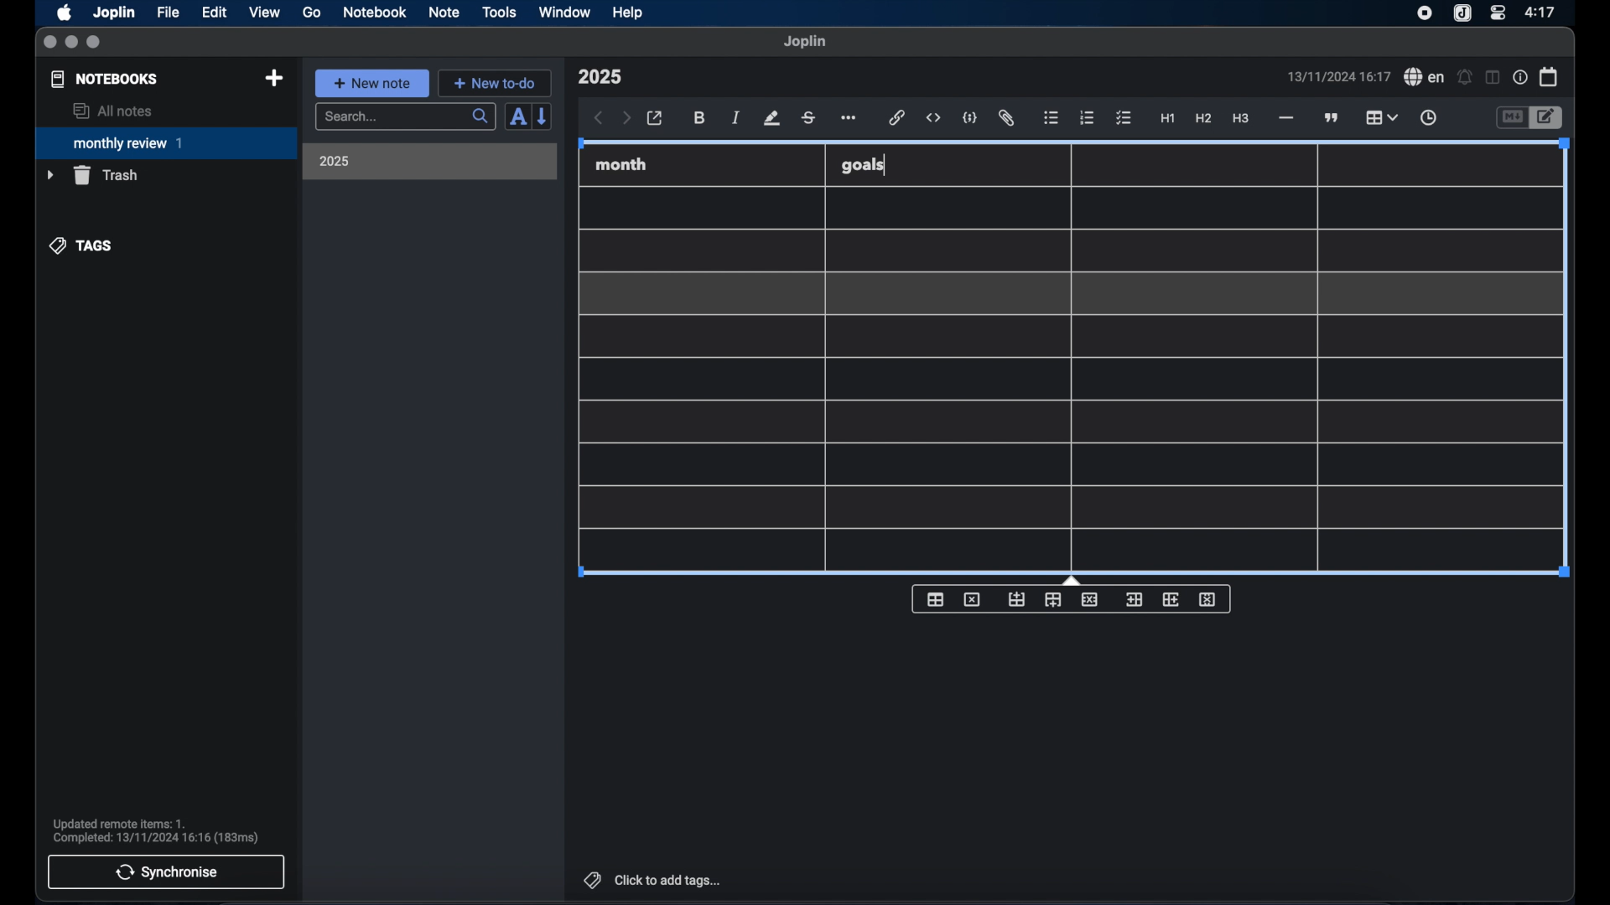 This screenshot has width=1610, height=905. What do you see at coordinates (92, 175) in the screenshot?
I see `trash` at bounding box center [92, 175].